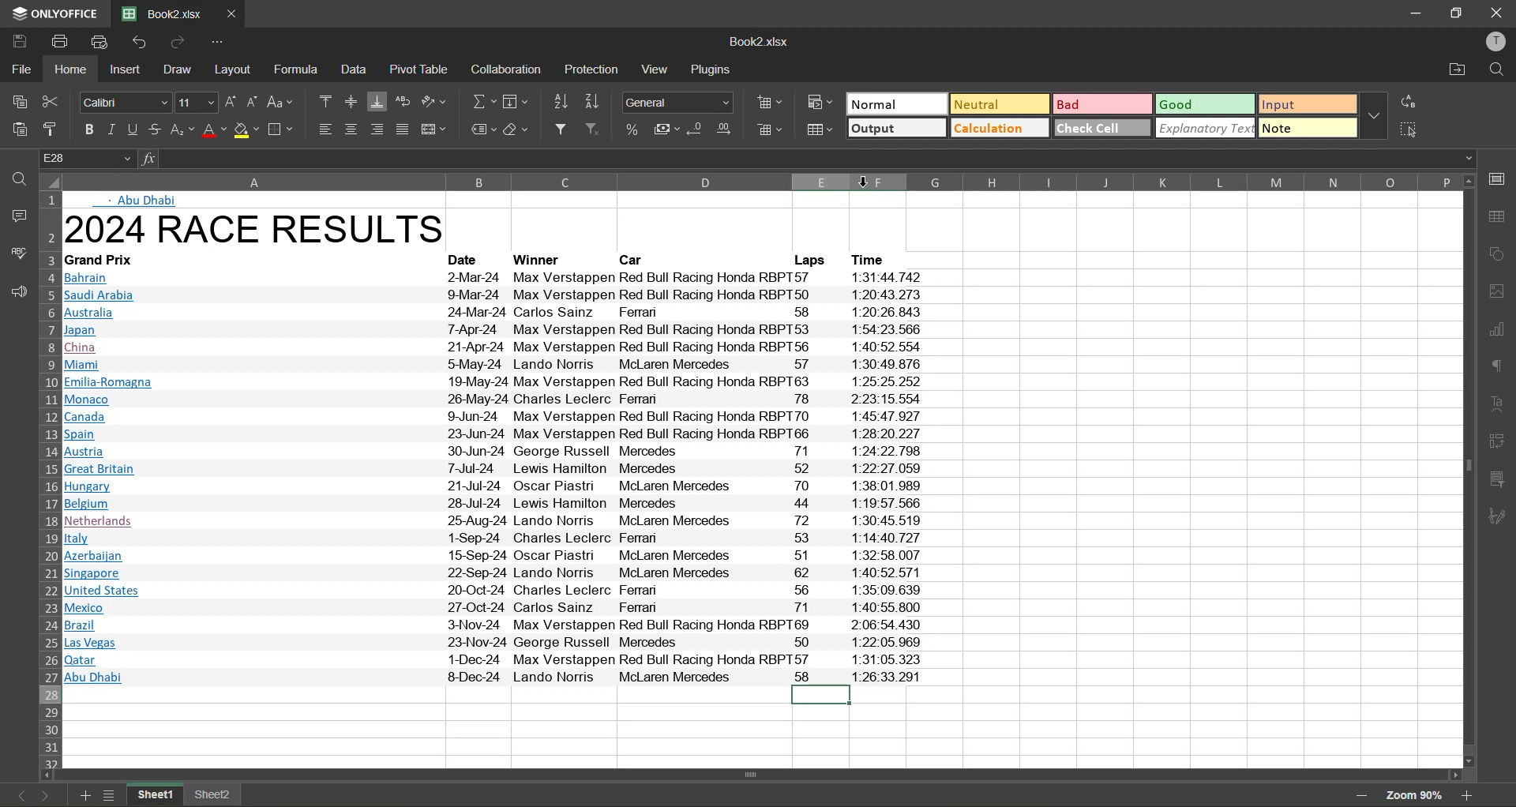 This screenshot has height=807, width=1516. Describe the element at coordinates (183, 129) in the screenshot. I see `sub\superscript` at that location.